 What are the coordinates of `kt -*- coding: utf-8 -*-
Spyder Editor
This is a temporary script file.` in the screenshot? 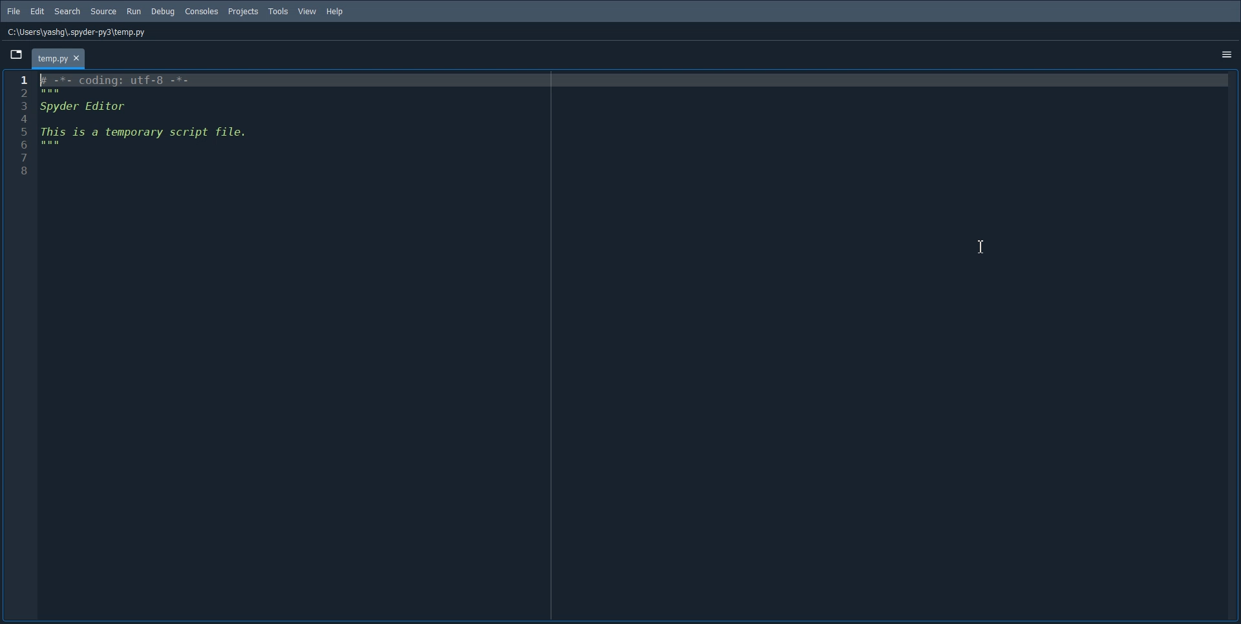 It's located at (151, 125).